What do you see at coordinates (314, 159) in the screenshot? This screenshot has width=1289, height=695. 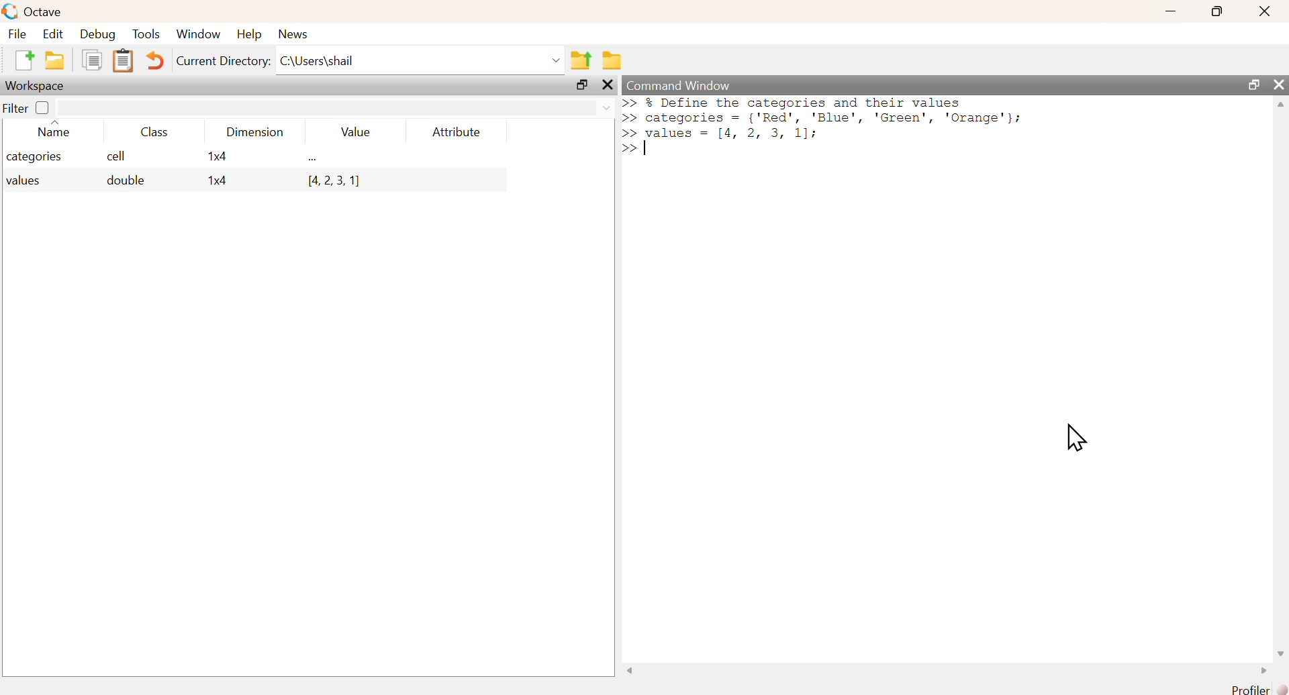 I see `...` at bounding box center [314, 159].